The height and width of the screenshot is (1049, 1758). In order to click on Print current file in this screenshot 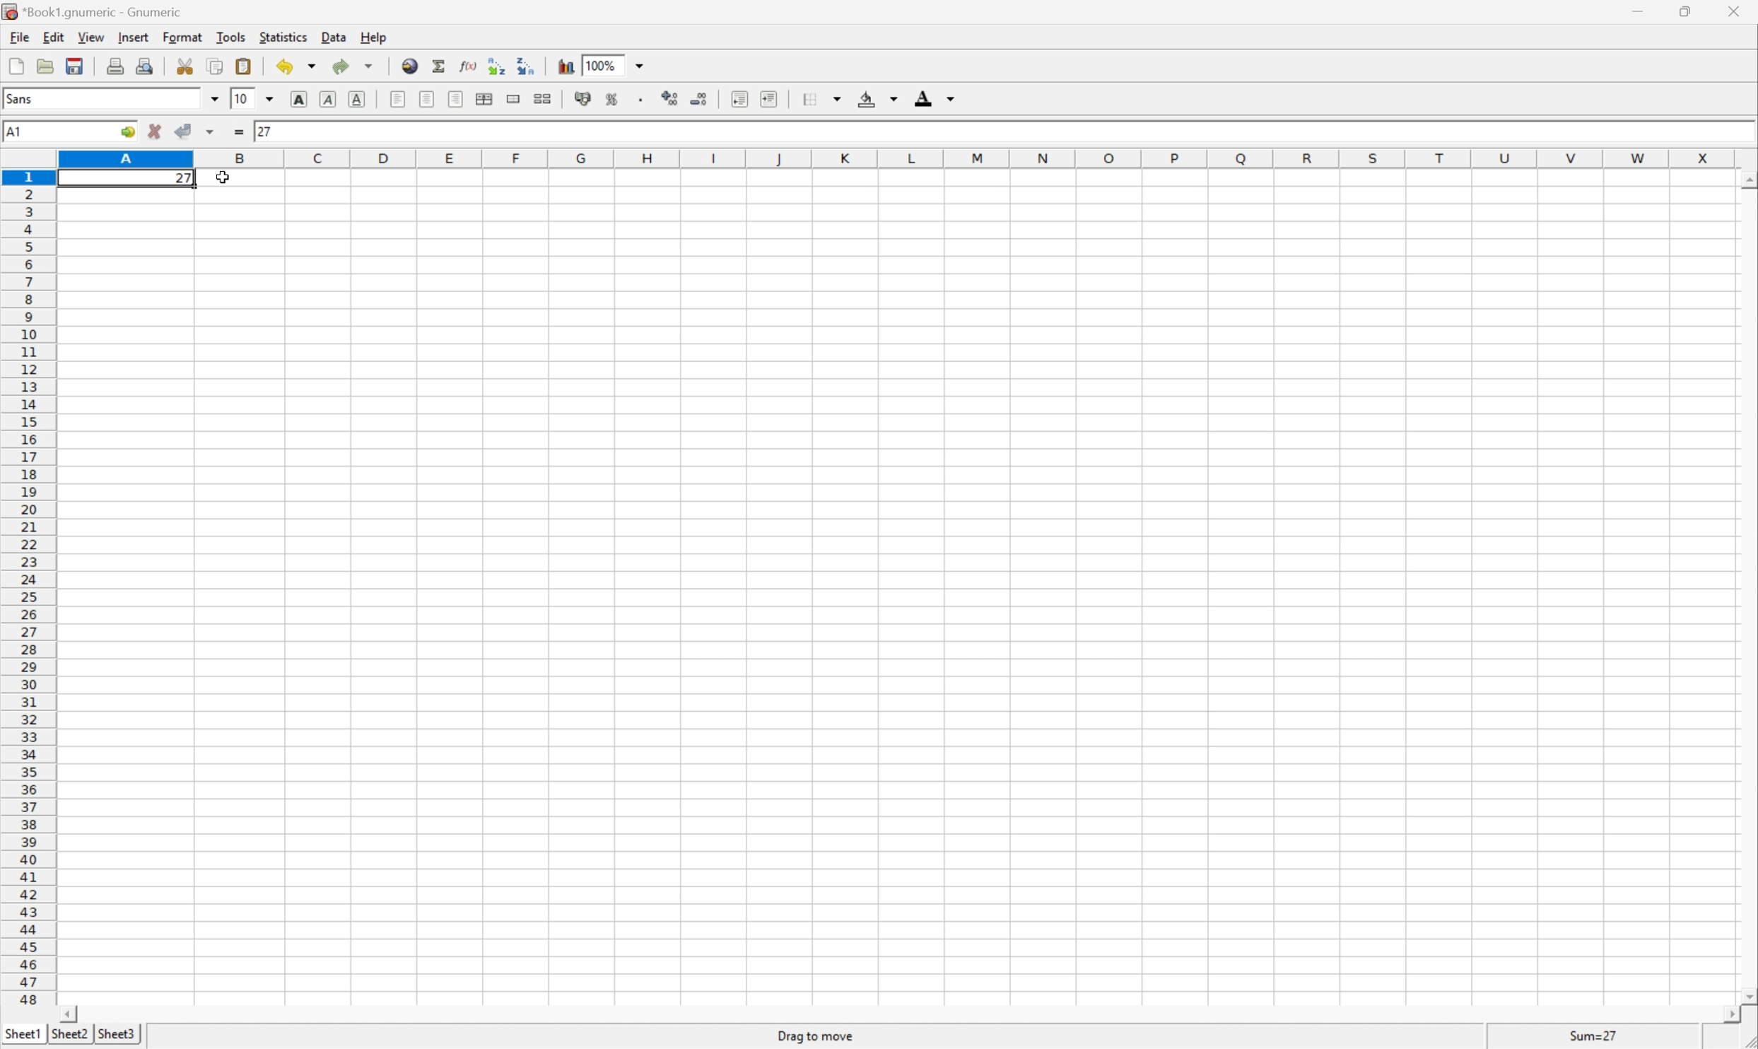, I will do `click(118, 64)`.